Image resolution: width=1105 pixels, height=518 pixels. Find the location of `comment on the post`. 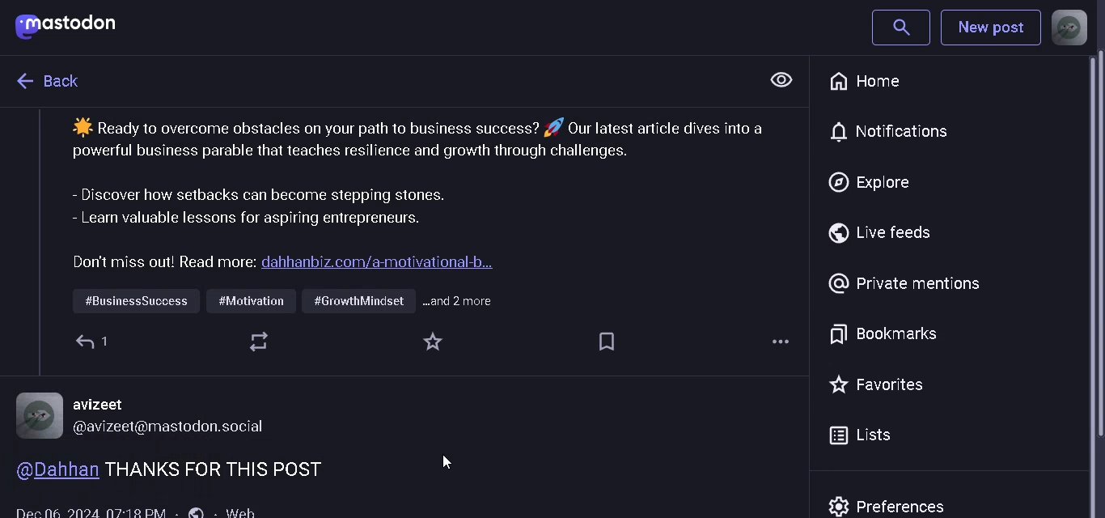

comment on the post is located at coordinates (226, 469).